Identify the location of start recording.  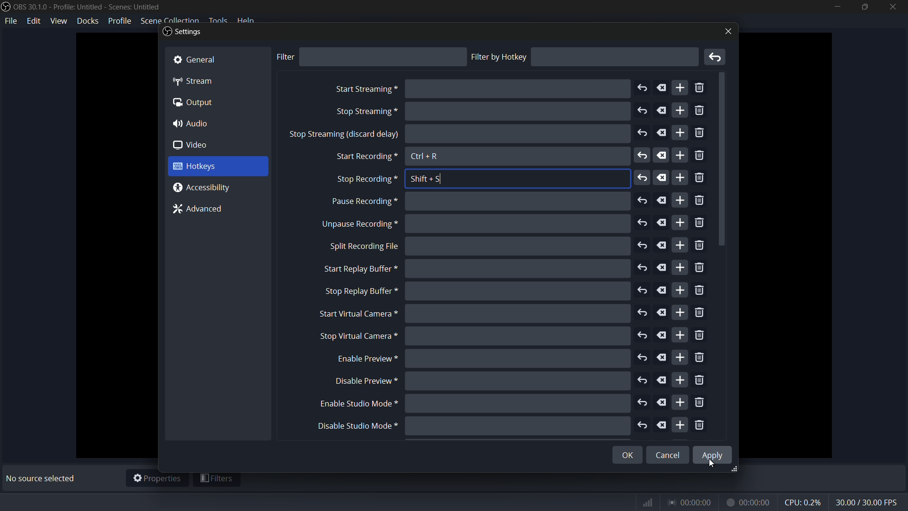
(365, 157).